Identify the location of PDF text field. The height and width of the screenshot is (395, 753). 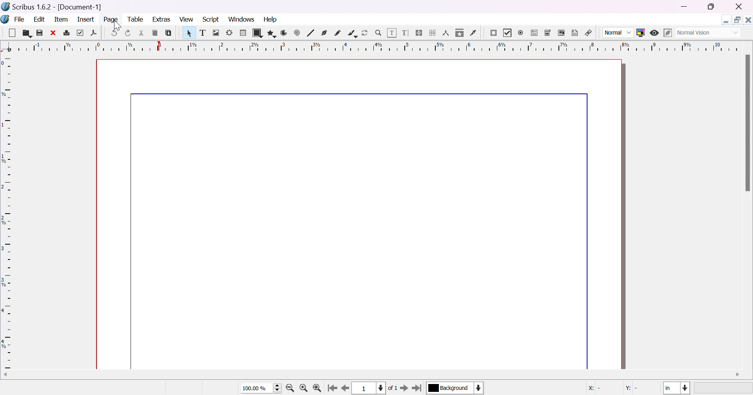
(535, 33).